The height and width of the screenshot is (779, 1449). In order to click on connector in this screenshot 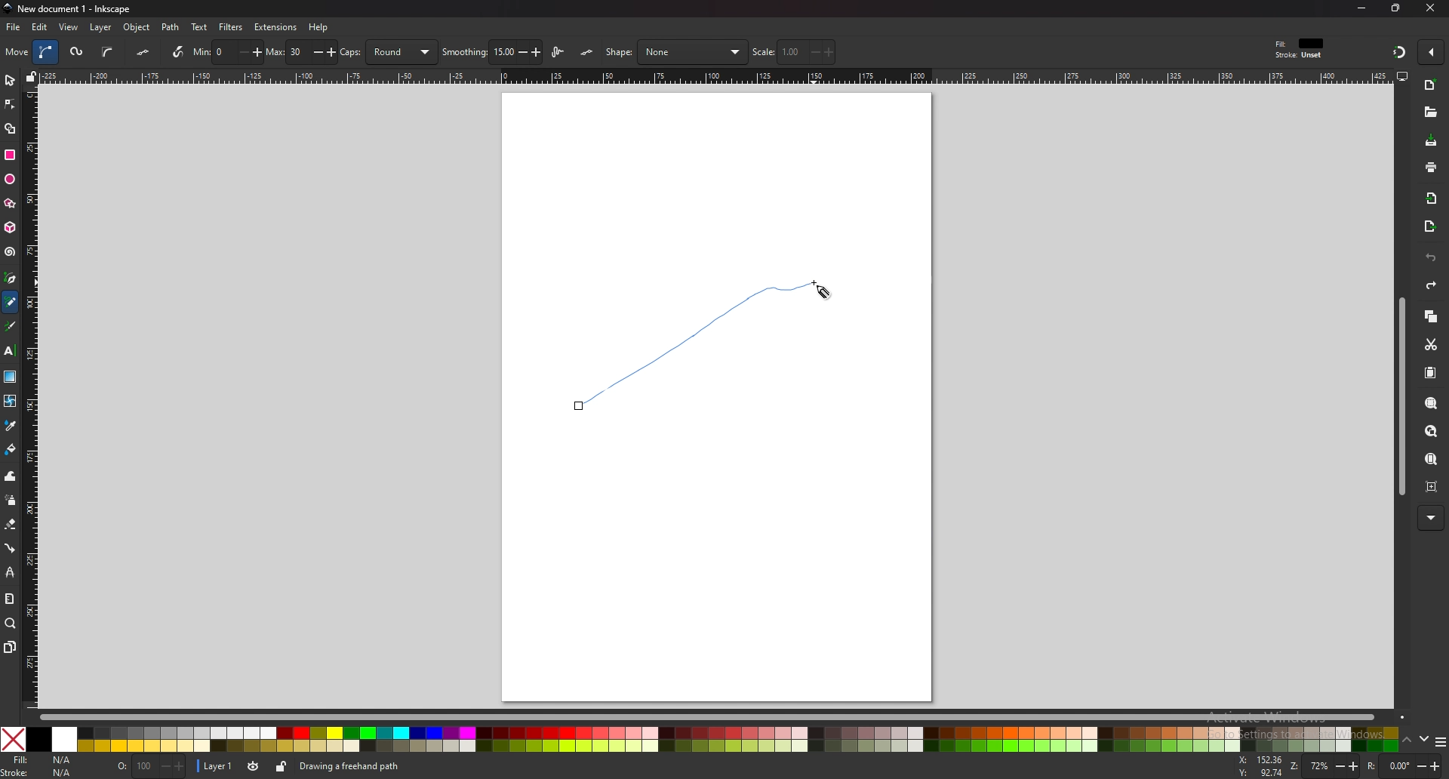, I will do `click(10, 548)`.